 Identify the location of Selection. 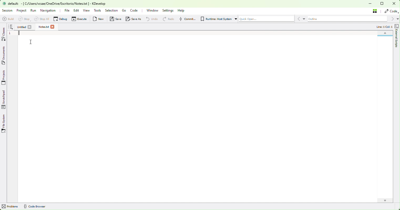
(111, 10).